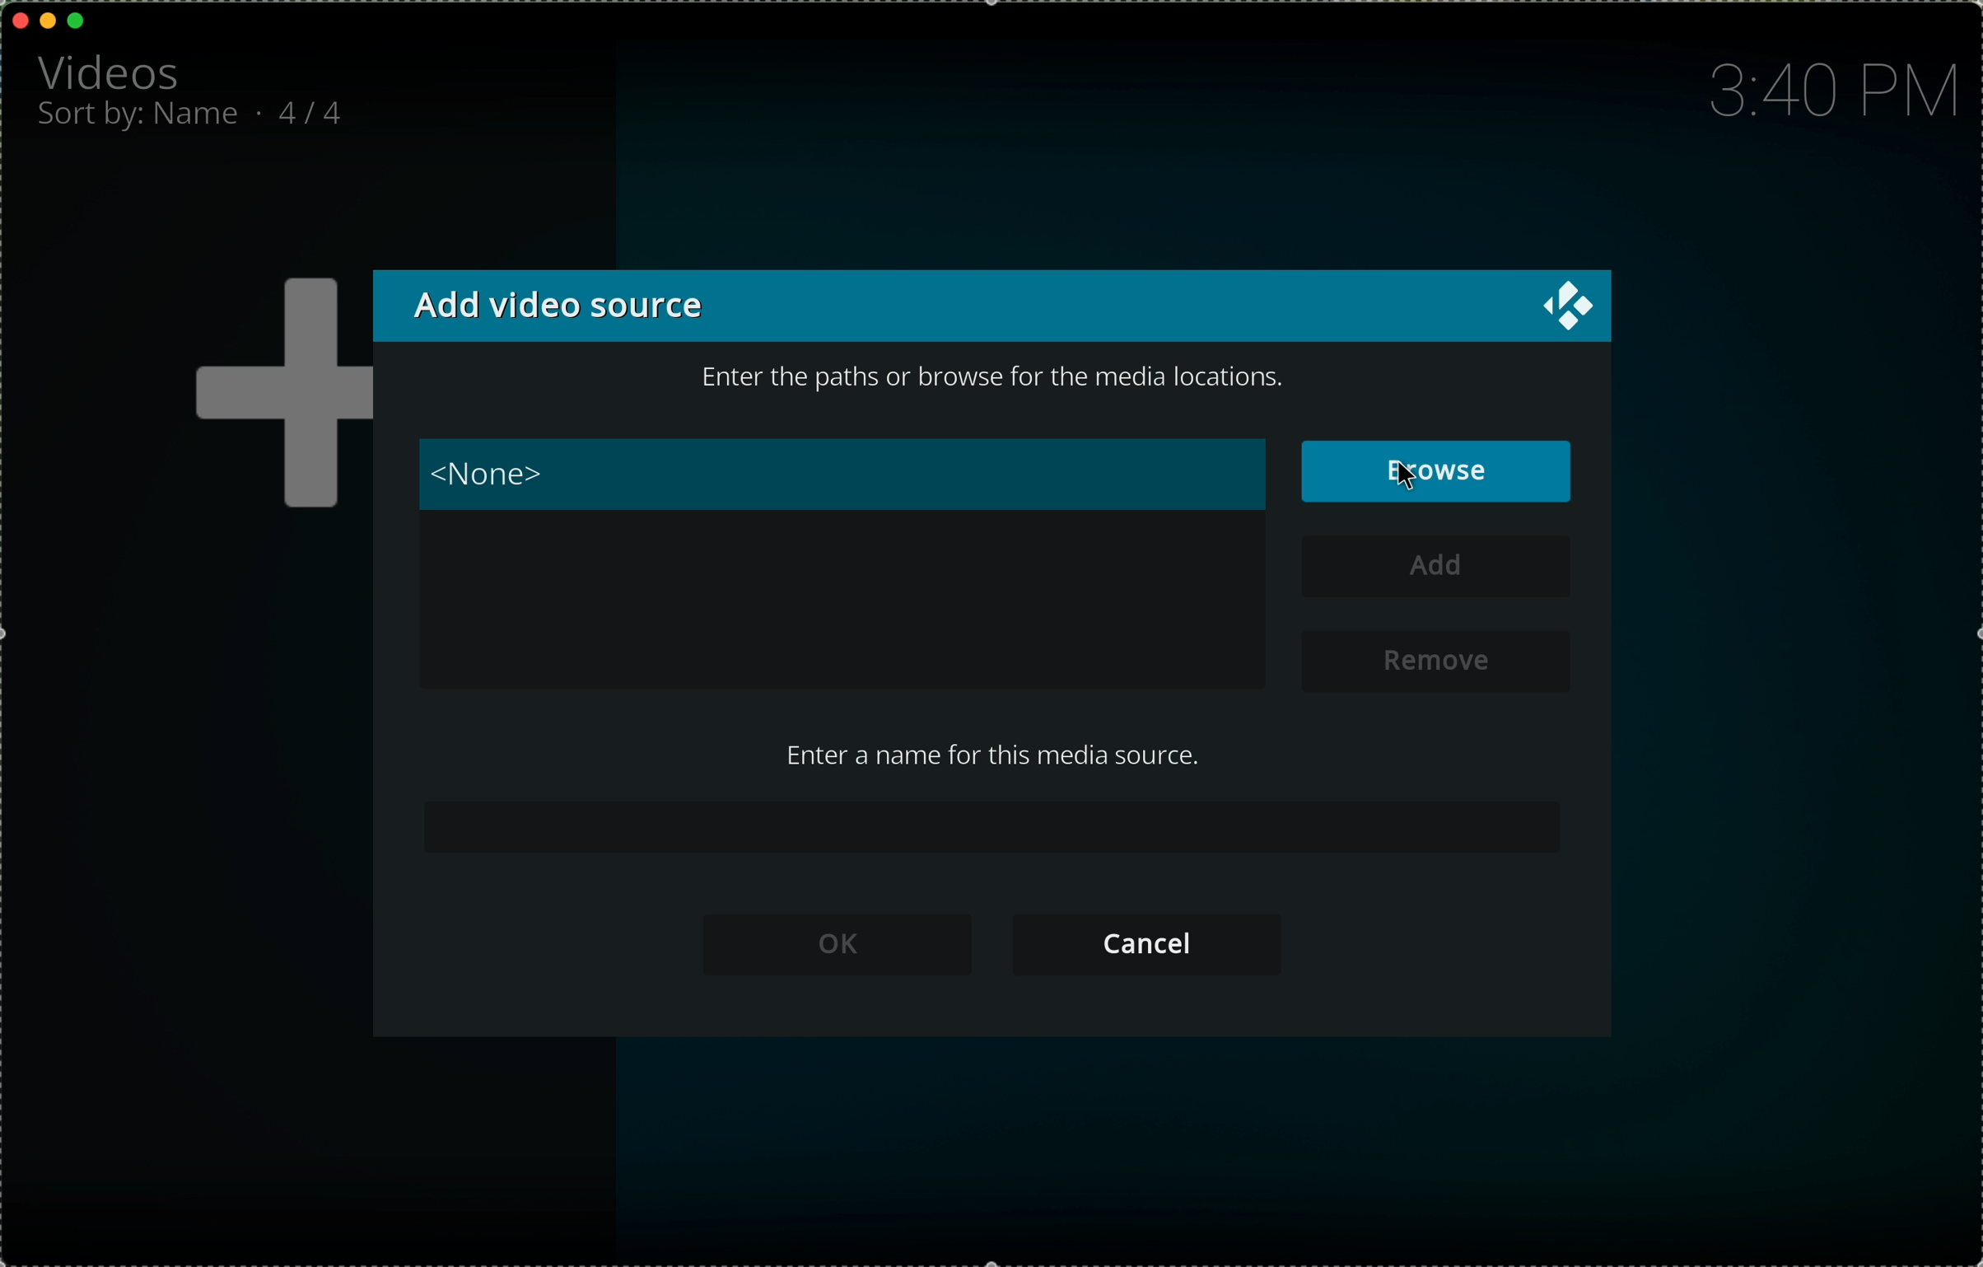  Describe the element at coordinates (264, 112) in the screenshot. I see `.` at that location.